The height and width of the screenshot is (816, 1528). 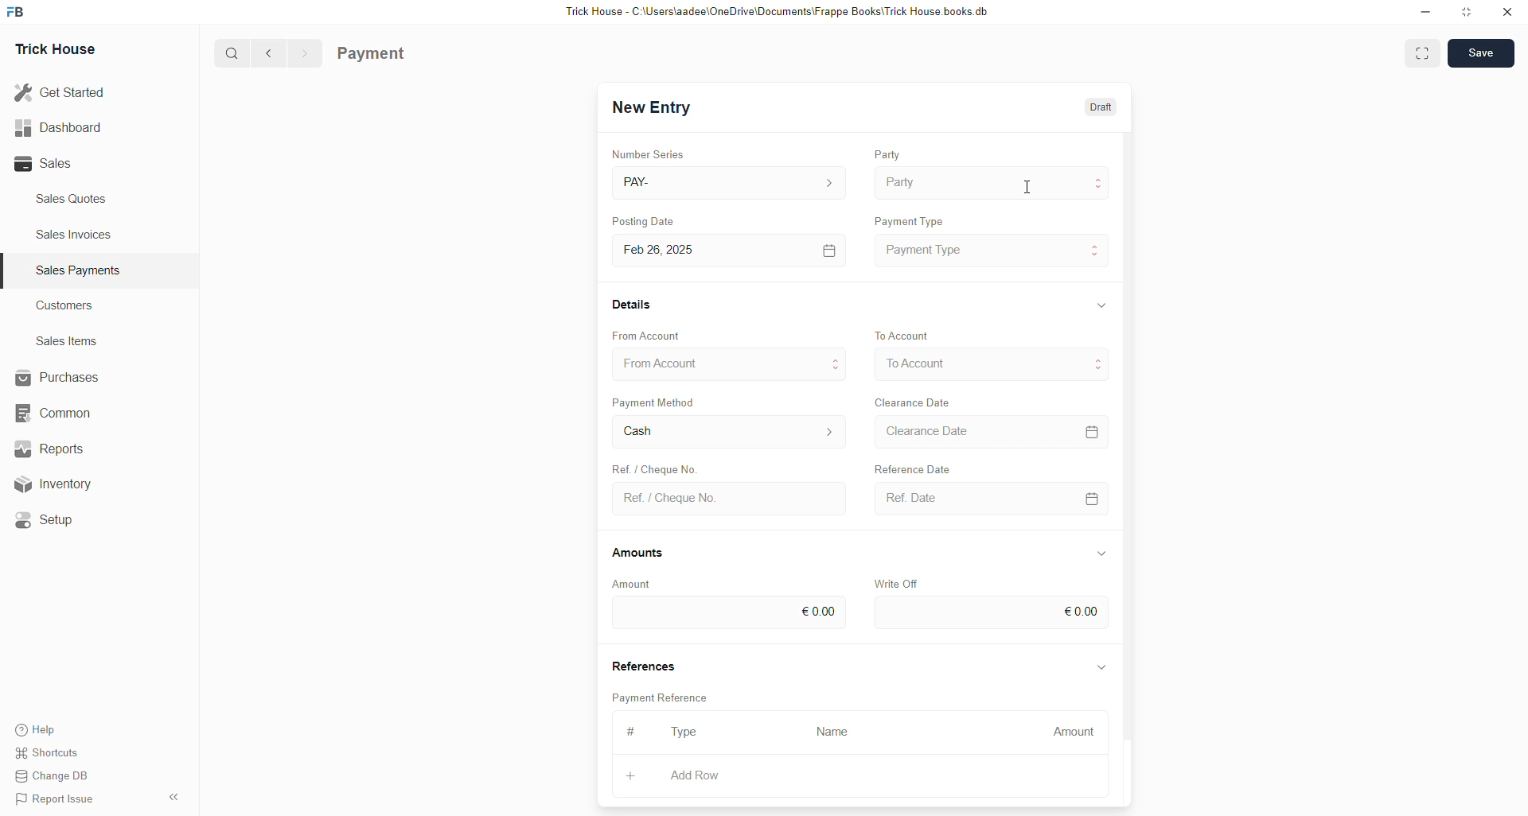 I want to click on Setup, so click(x=52, y=523).